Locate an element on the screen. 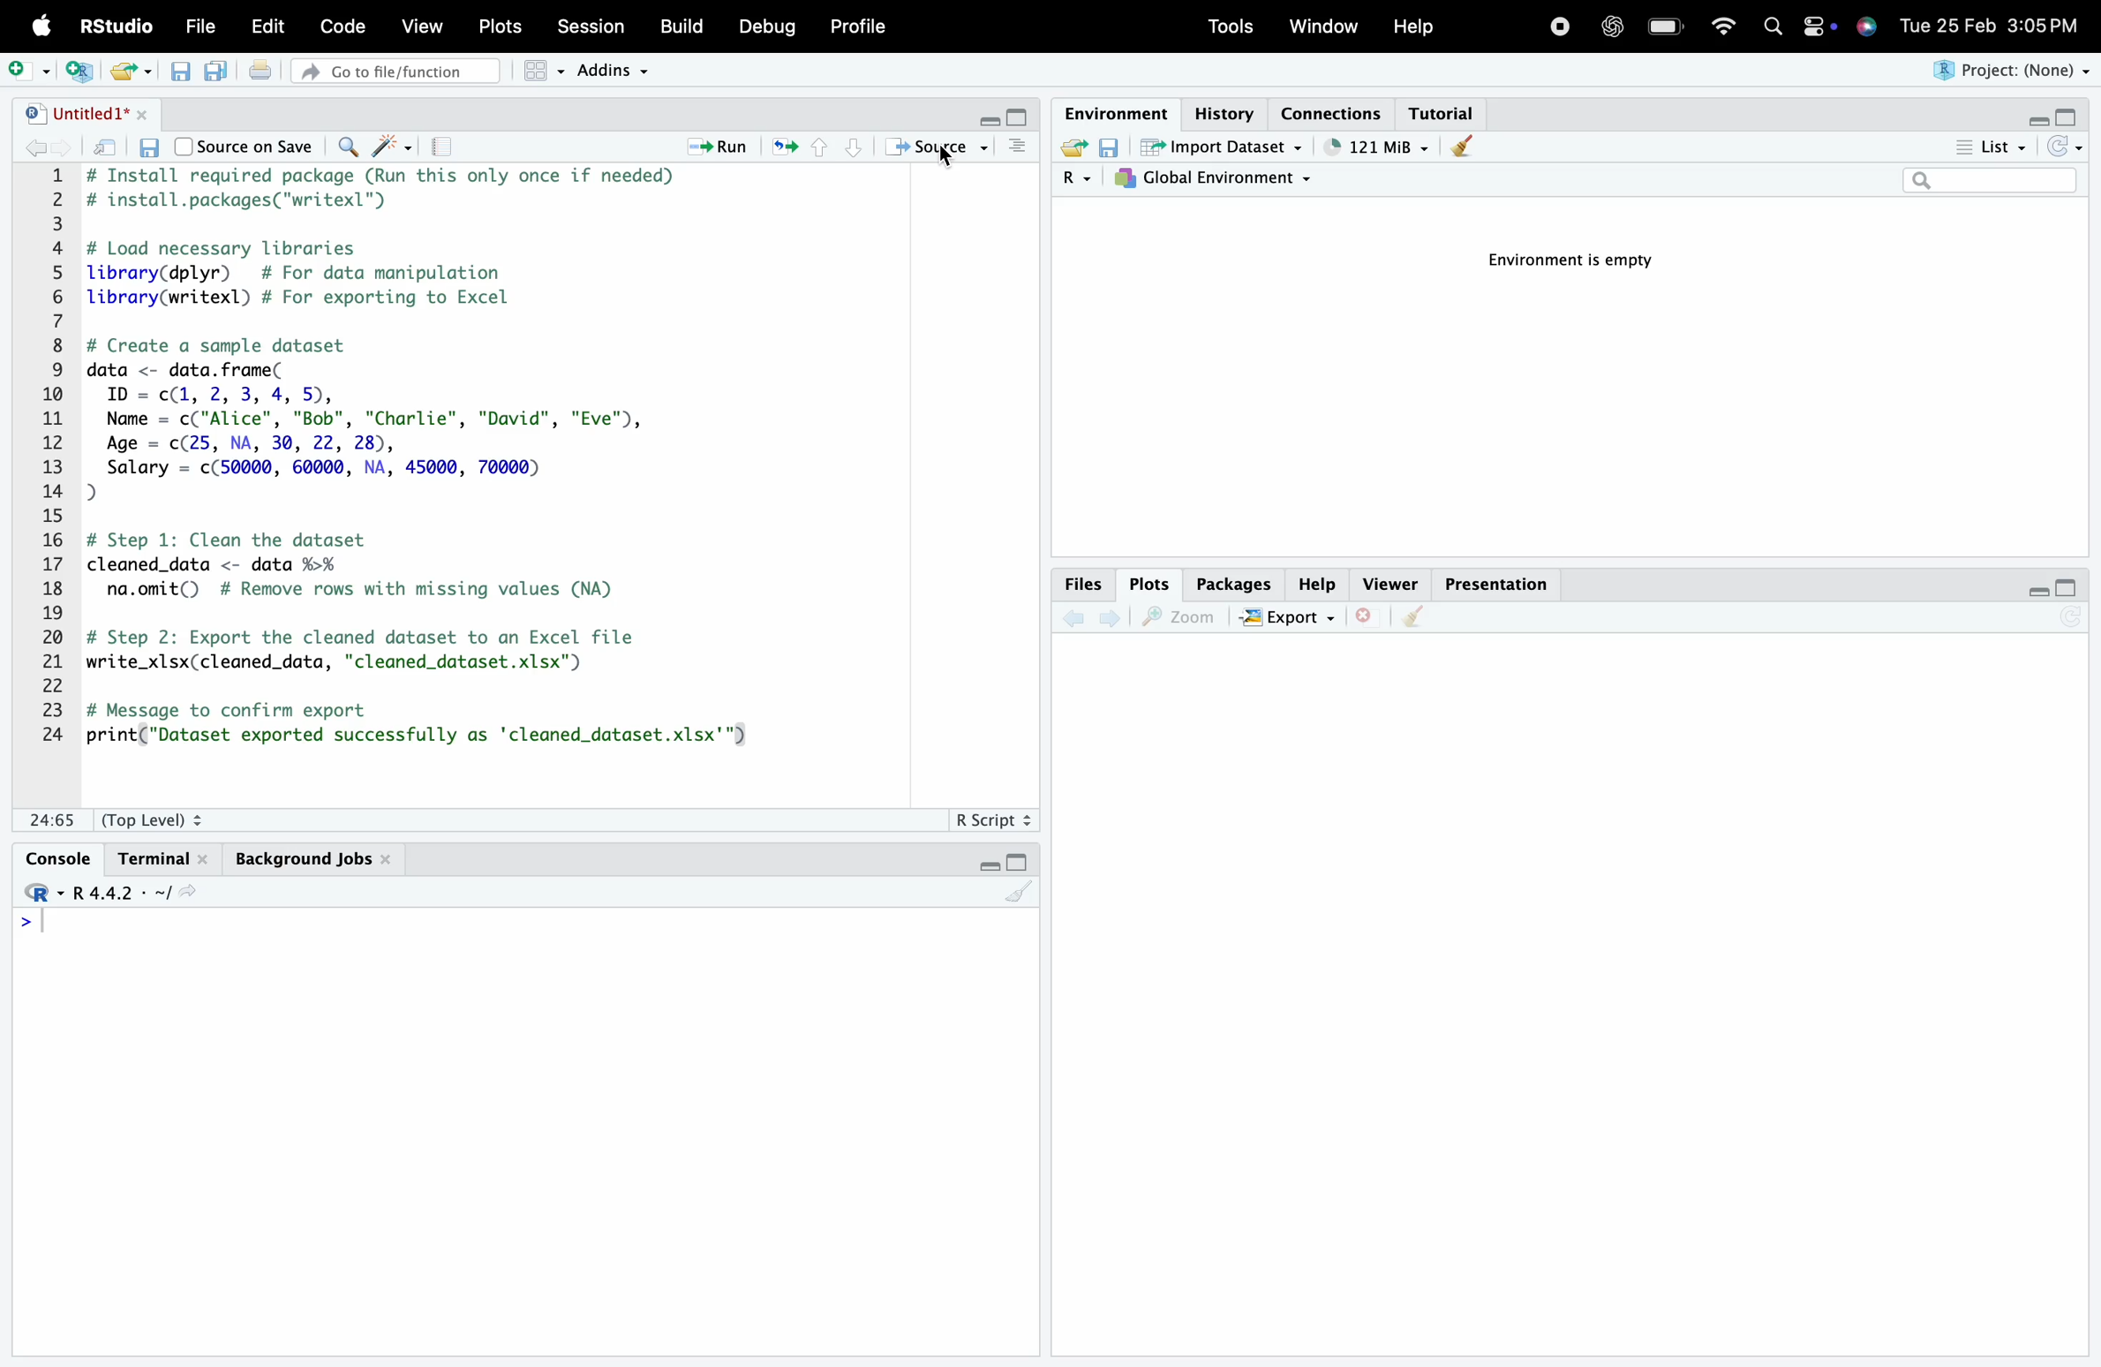  Source on Save is located at coordinates (245, 146).